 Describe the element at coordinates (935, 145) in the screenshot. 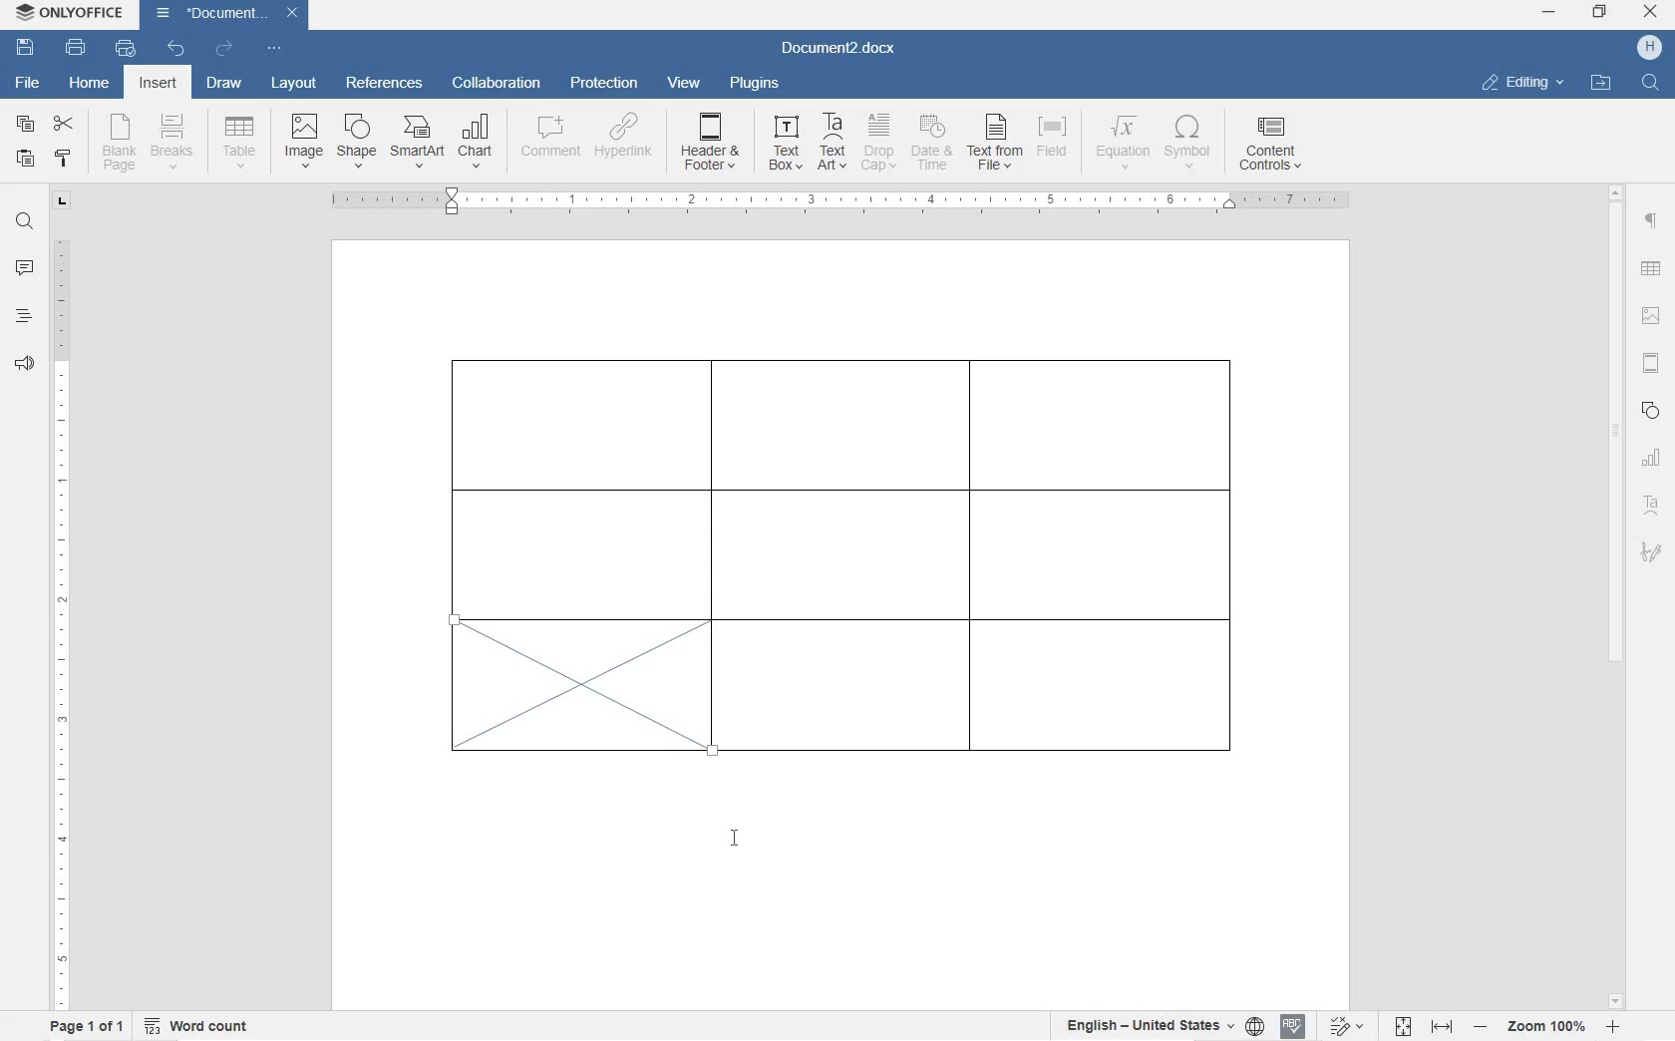

I see `DATE & TIME` at that location.